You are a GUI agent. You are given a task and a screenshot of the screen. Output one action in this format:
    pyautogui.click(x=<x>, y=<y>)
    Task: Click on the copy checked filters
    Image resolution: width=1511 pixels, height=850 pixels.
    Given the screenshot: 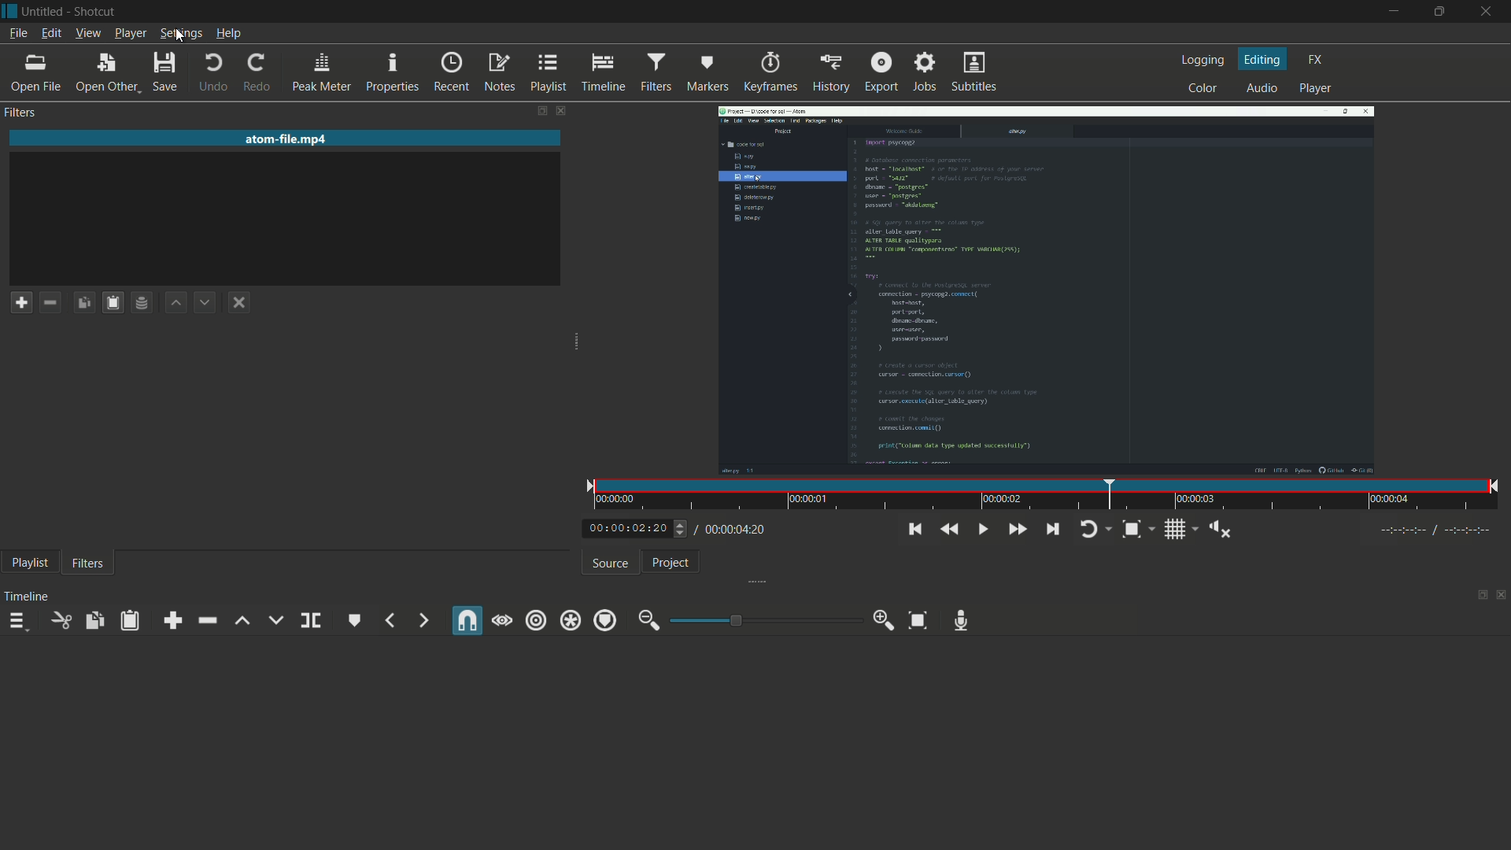 What is the action you would take?
    pyautogui.click(x=83, y=301)
    